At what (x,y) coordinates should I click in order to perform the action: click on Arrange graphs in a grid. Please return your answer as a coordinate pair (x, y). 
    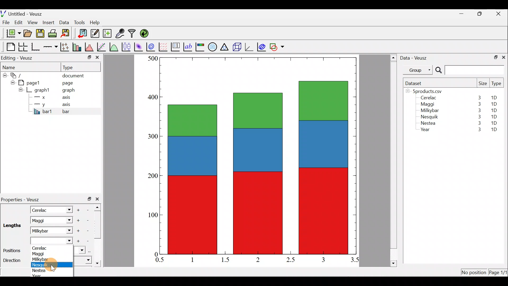
    Looking at the image, I should click on (23, 47).